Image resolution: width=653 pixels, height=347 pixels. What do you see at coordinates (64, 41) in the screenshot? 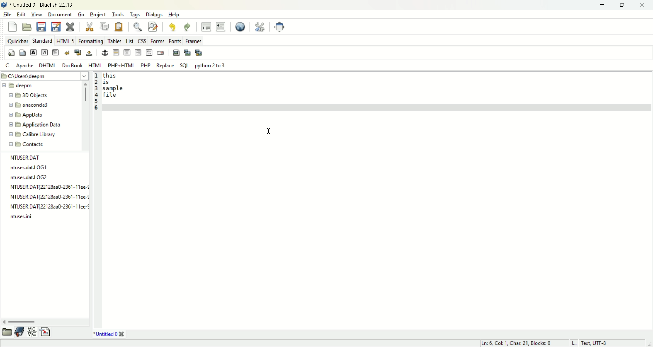
I see `HTML 5` at bounding box center [64, 41].